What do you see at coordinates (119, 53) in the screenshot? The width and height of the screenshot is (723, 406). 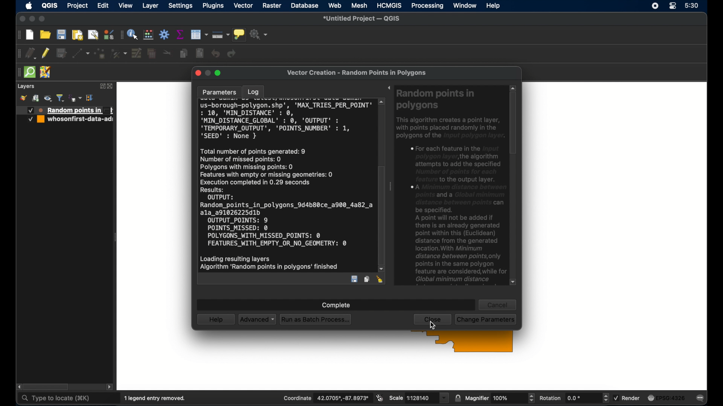 I see `vertex tool` at bounding box center [119, 53].